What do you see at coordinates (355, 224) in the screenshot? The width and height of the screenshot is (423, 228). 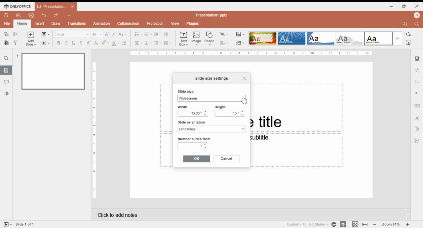 I see `fit to slide` at bounding box center [355, 224].